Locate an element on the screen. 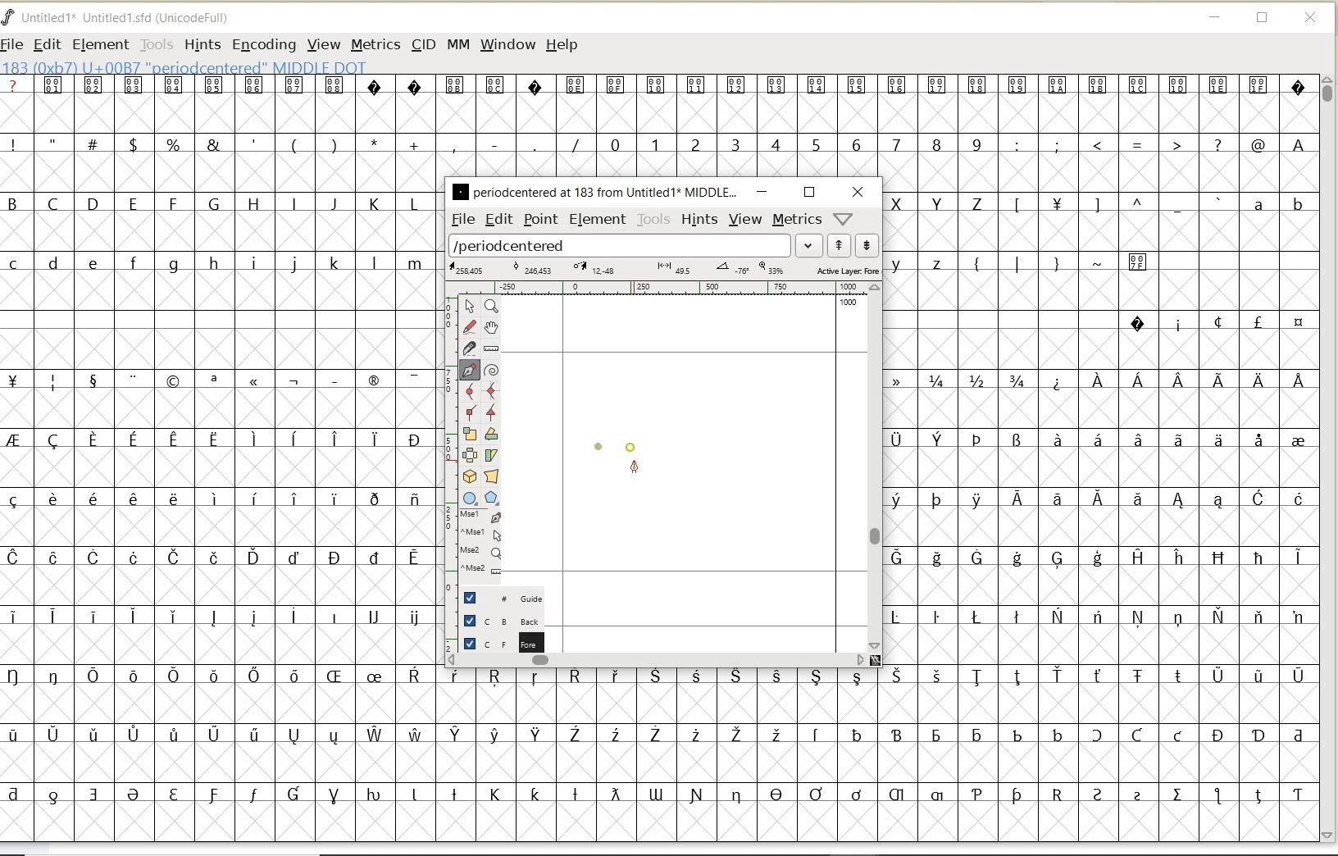  TOOLS is located at coordinates (157, 44).